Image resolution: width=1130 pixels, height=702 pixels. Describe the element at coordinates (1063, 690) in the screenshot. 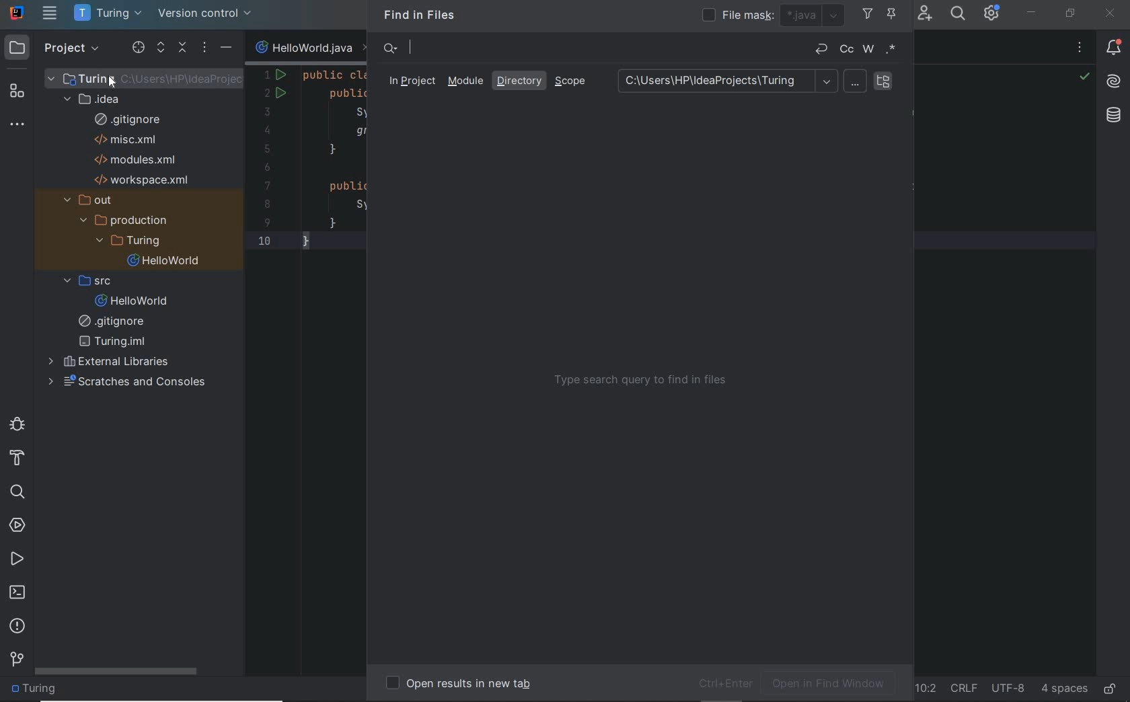

I see `indent` at that location.